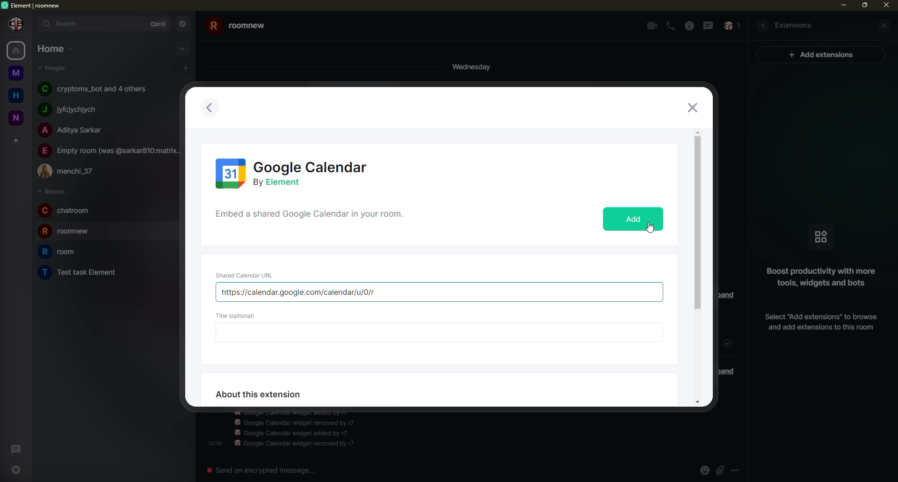 The width and height of the screenshot is (898, 482). What do you see at coordinates (298, 431) in the screenshot?
I see `info` at bounding box center [298, 431].